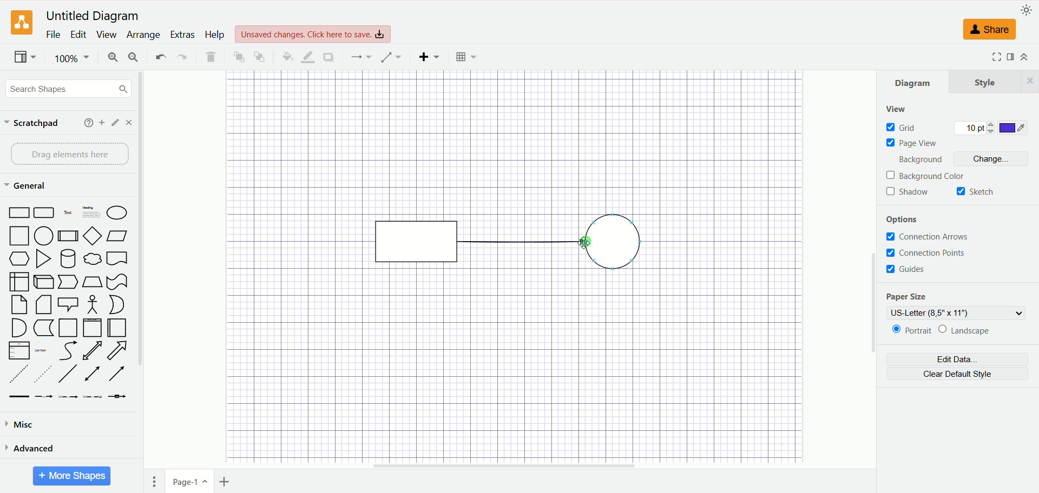 This screenshot has width=1039, height=493. What do you see at coordinates (69, 154) in the screenshot?
I see `drag elements here` at bounding box center [69, 154].